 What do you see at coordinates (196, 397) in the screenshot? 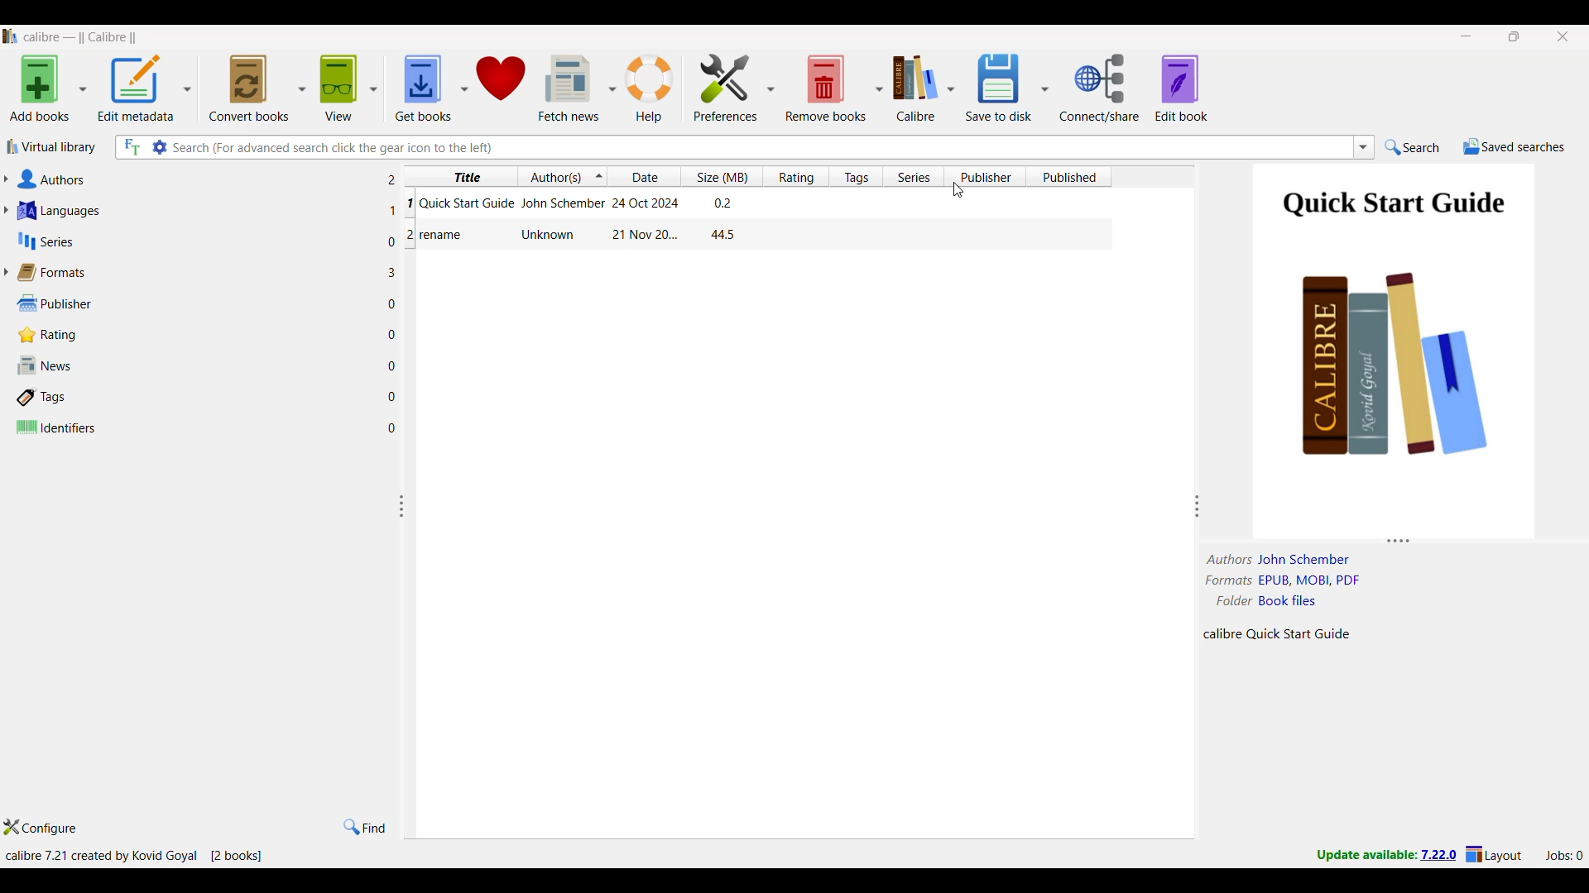
I see `Tags` at bounding box center [196, 397].